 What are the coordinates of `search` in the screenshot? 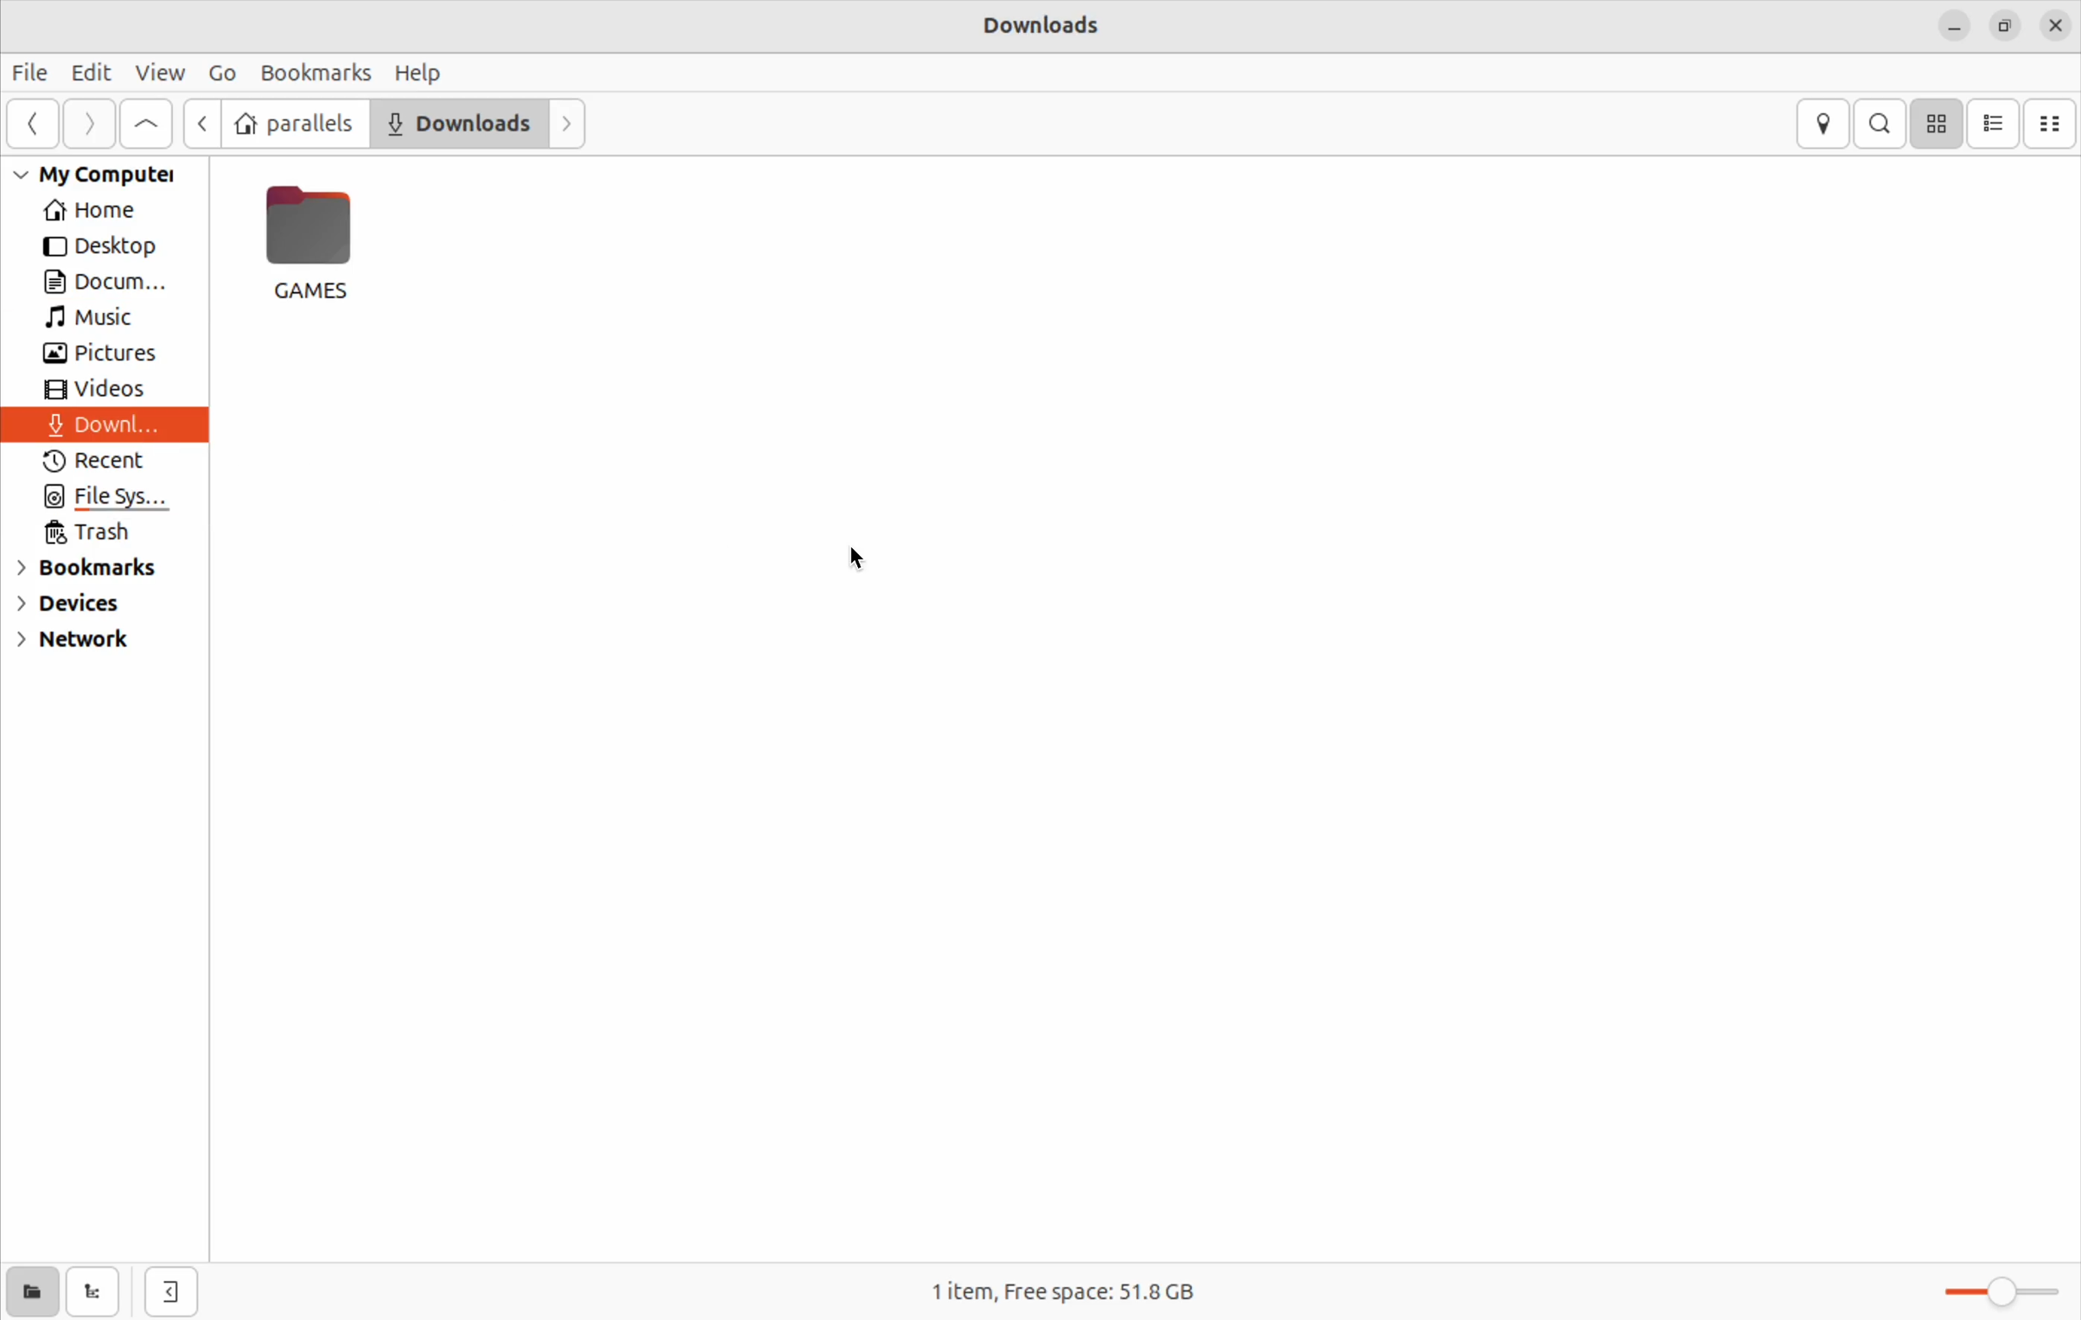 It's located at (1881, 124).